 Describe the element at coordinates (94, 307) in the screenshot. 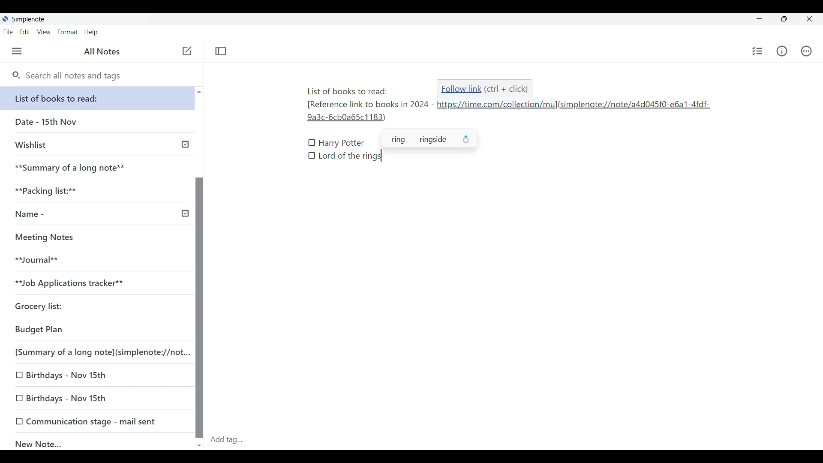

I see `Grocery list:` at that location.